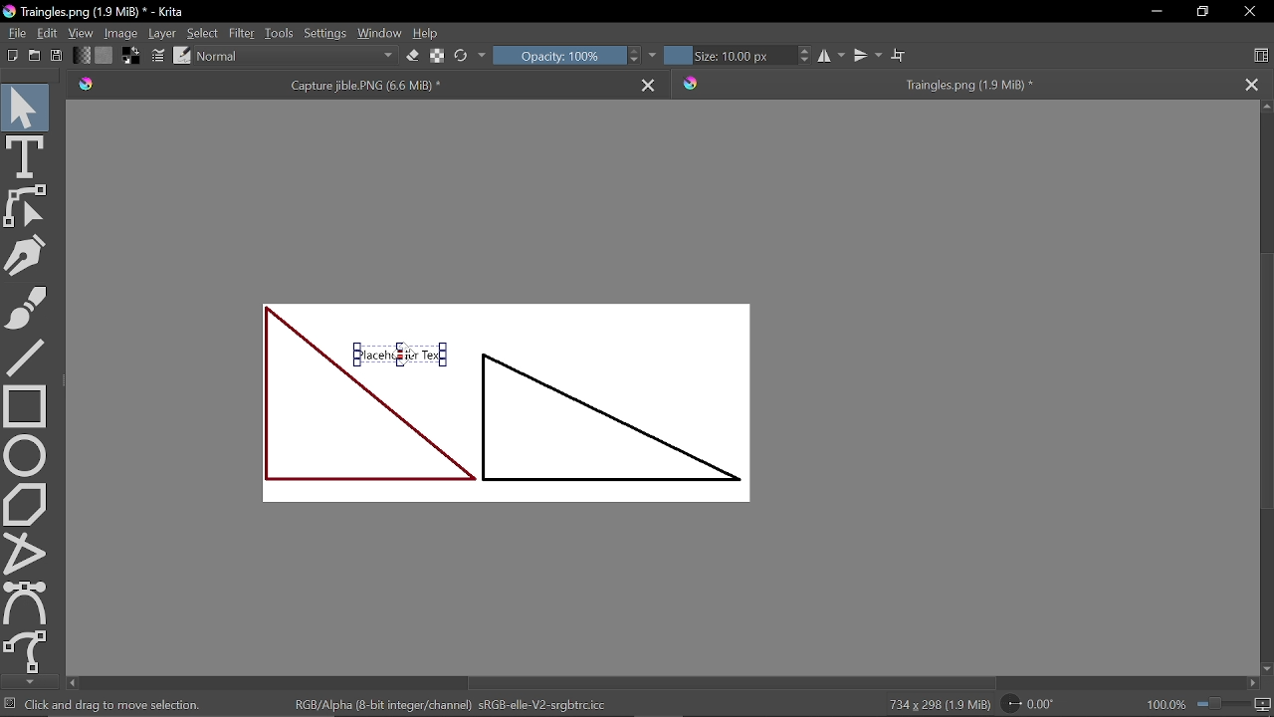 The height and width of the screenshot is (717, 1274). What do you see at coordinates (28, 357) in the screenshot?
I see `Line tool` at bounding box center [28, 357].